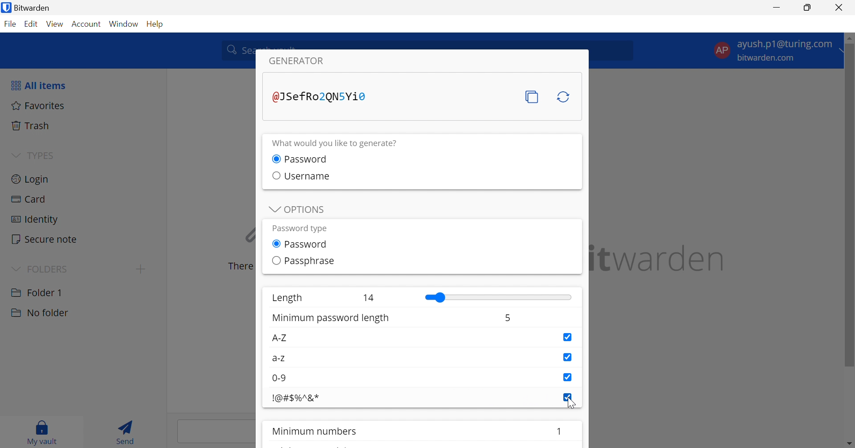 The image size is (855, 448). Describe the element at coordinates (16, 154) in the screenshot. I see `Drop Down` at that location.